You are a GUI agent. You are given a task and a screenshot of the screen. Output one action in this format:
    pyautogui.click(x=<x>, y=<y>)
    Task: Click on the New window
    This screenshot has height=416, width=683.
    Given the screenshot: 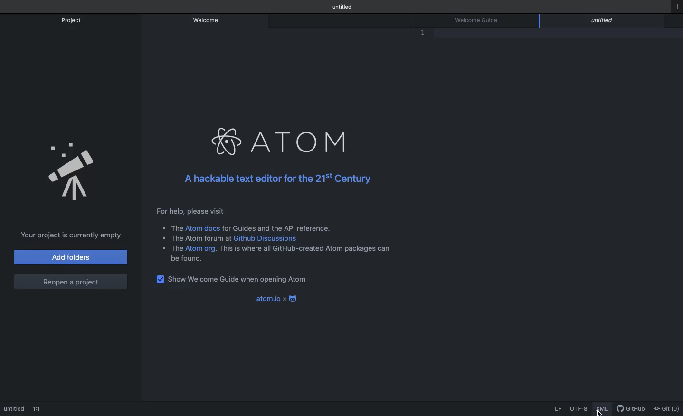 What is the action you would take?
    pyautogui.click(x=676, y=11)
    